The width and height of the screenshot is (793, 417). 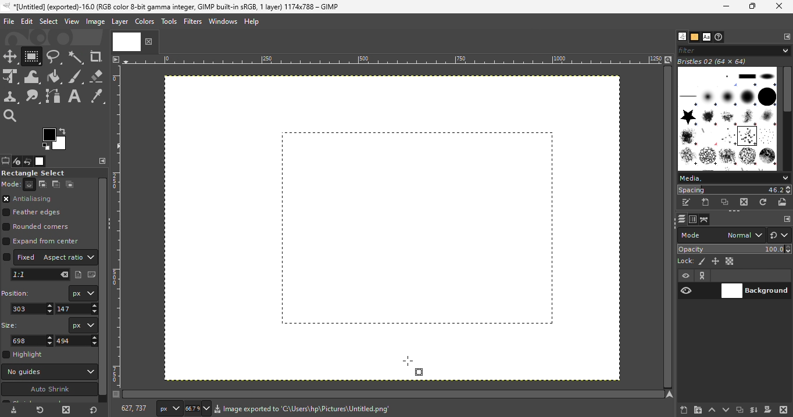 I want to click on Filter, so click(x=733, y=49).